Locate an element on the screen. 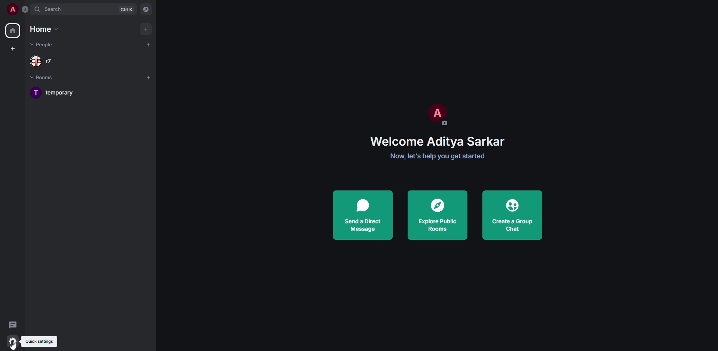 The image size is (718, 351). quick settings is located at coordinates (12, 339).